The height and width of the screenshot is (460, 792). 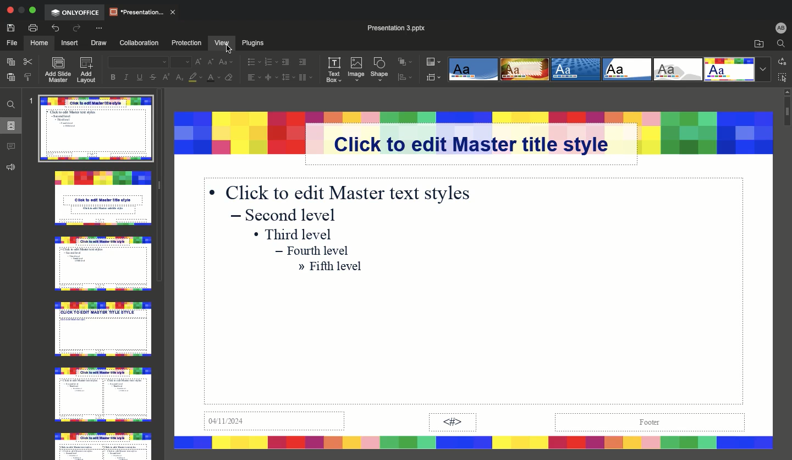 I want to click on Arrange shape, so click(x=406, y=61).